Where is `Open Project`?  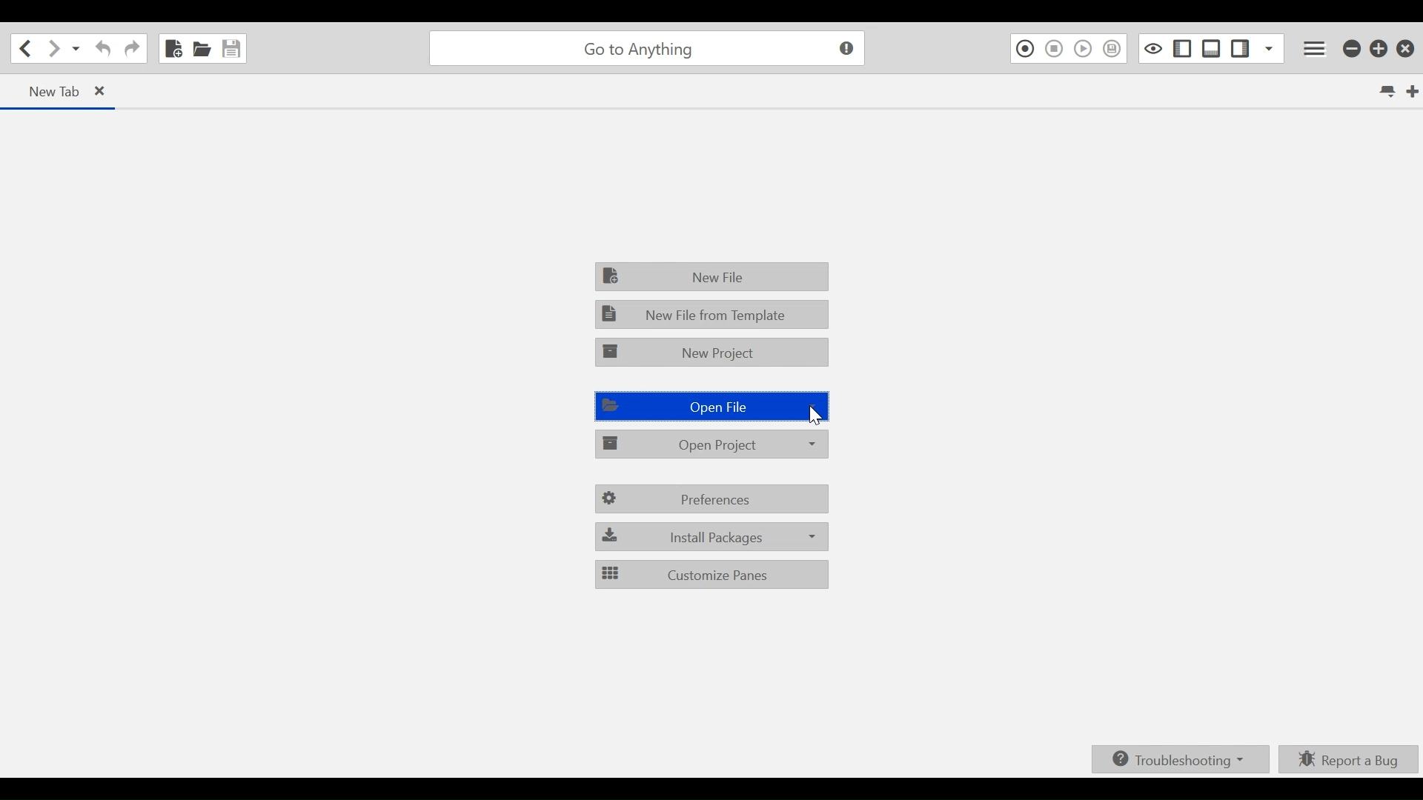 Open Project is located at coordinates (714, 444).